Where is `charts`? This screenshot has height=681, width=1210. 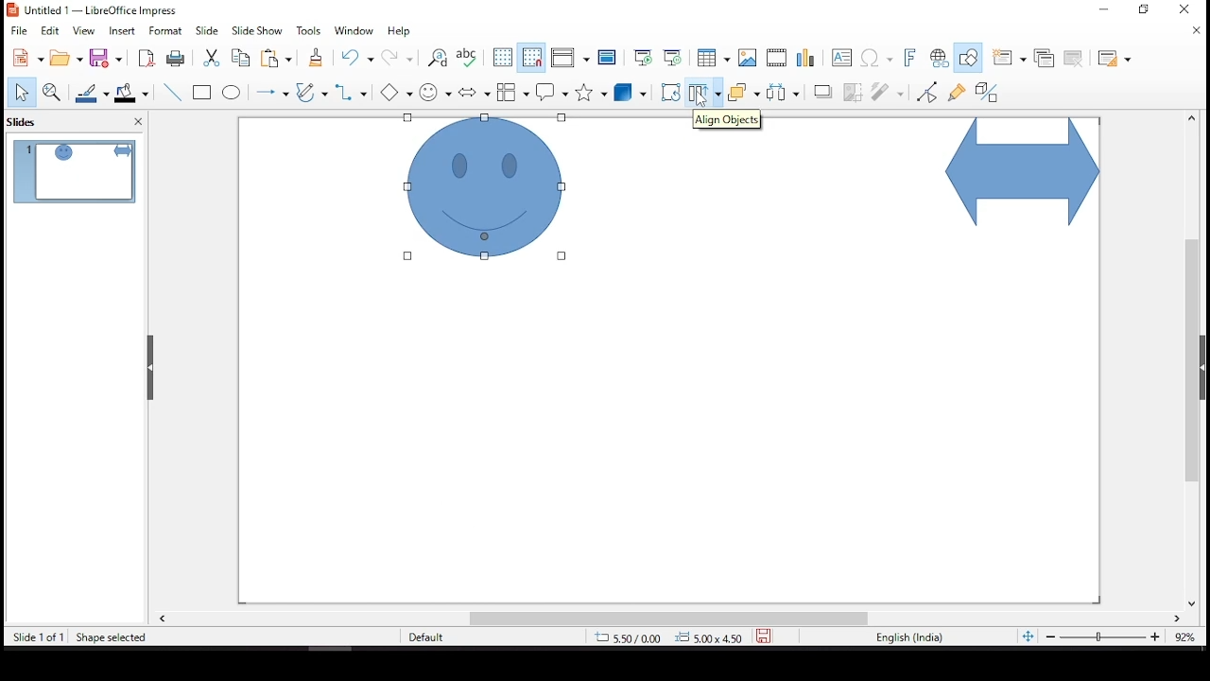 charts is located at coordinates (808, 60).